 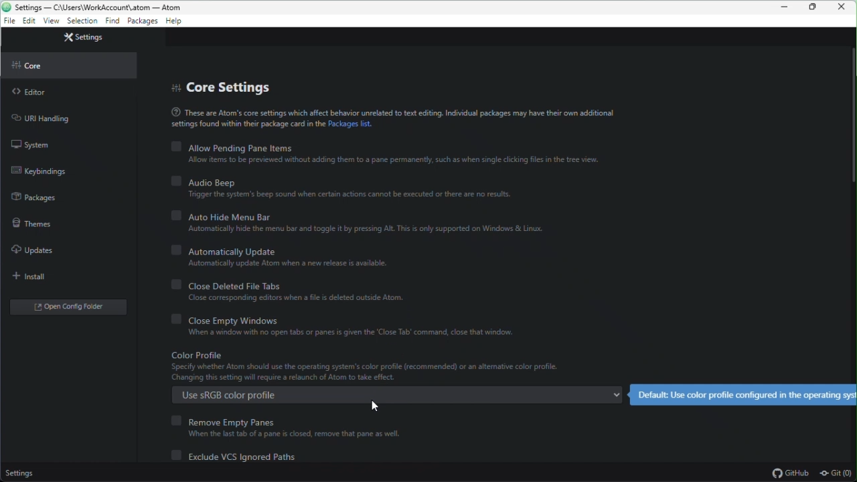 I want to click on Auto hide menu bar, so click(x=364, y=223).